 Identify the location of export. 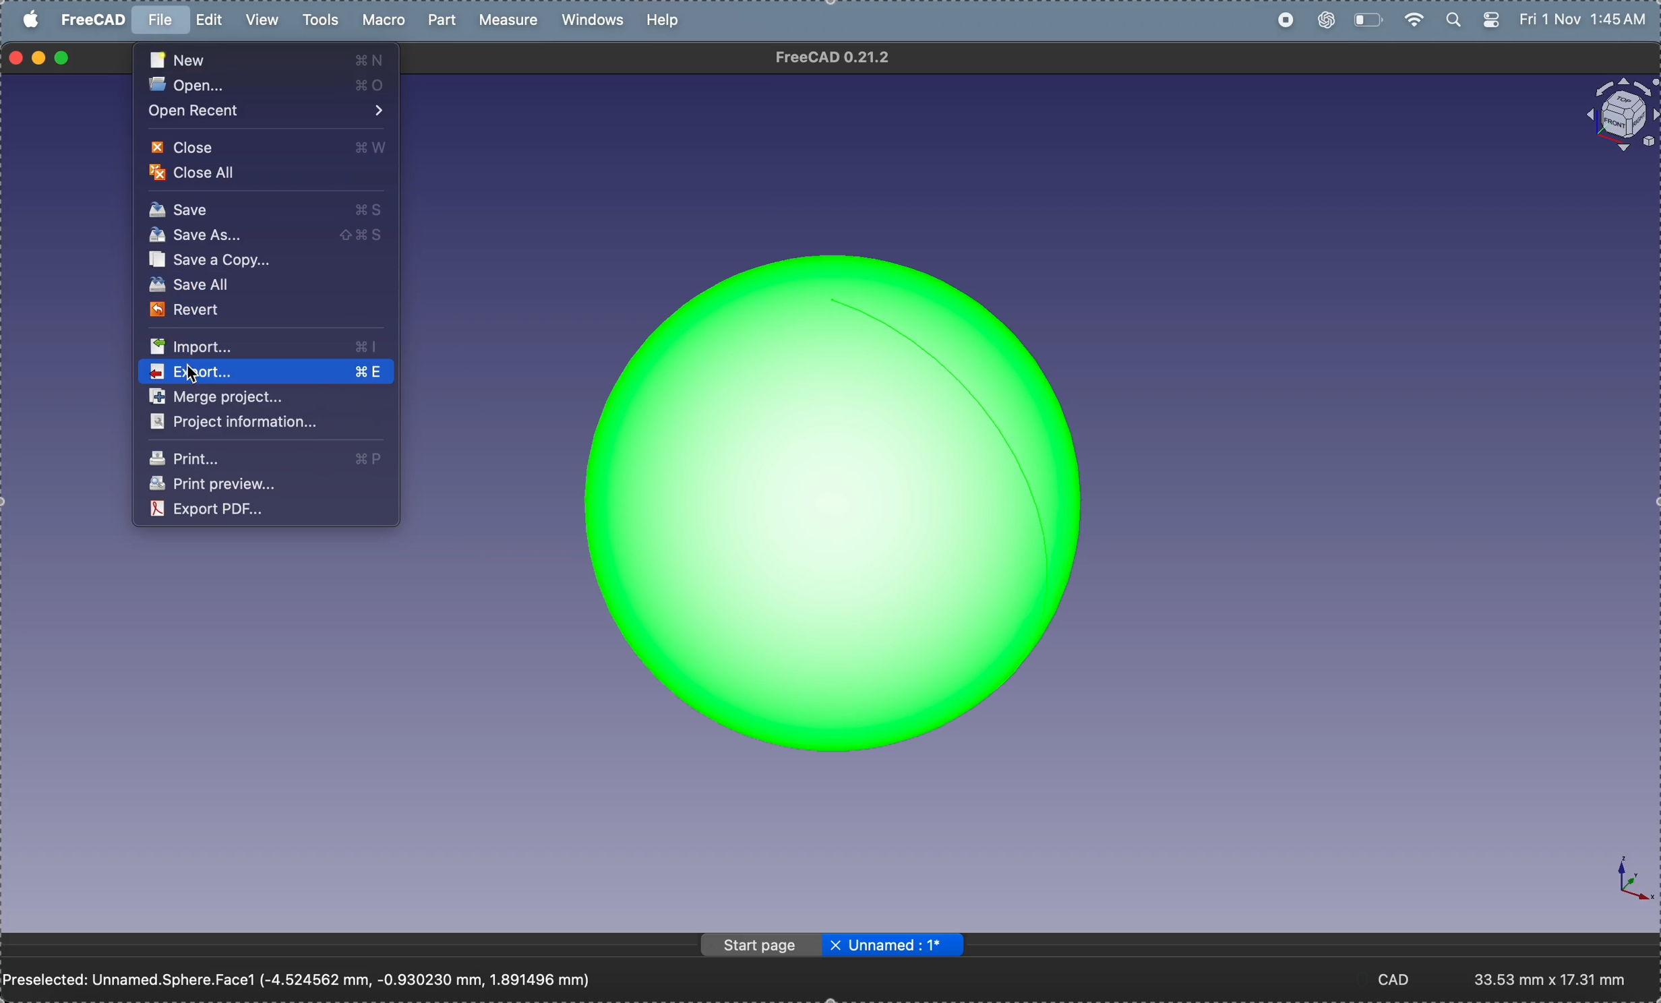
(266, 371).